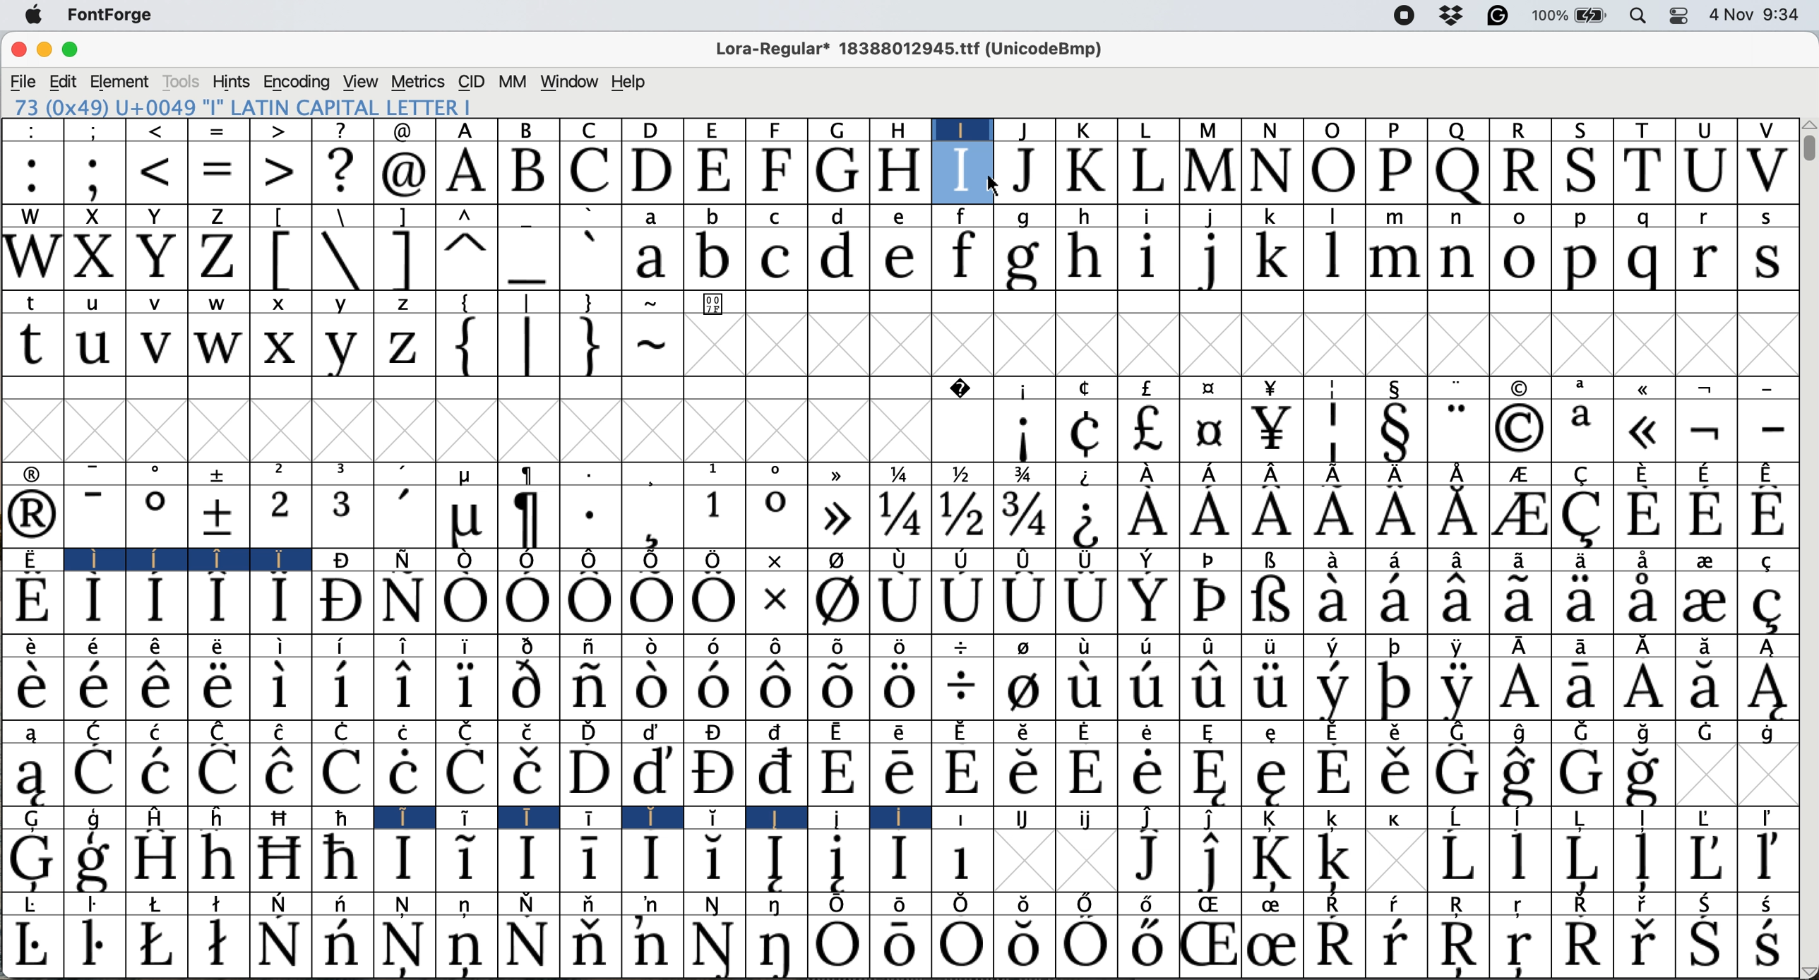 The height and width of the screenshot is (980, 1819). Describe the element at coordinates (1522, 602) in the screenshot. I see `Symbol` at that location.